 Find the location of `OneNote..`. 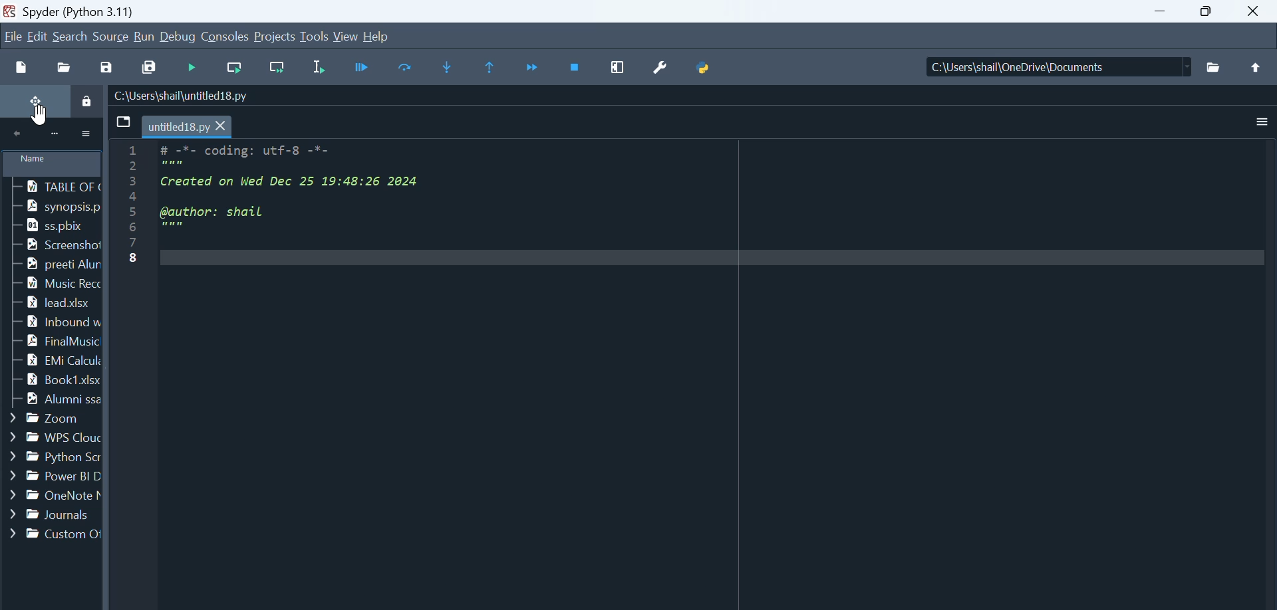

OneNote.. is located at coordinates (51, 498).